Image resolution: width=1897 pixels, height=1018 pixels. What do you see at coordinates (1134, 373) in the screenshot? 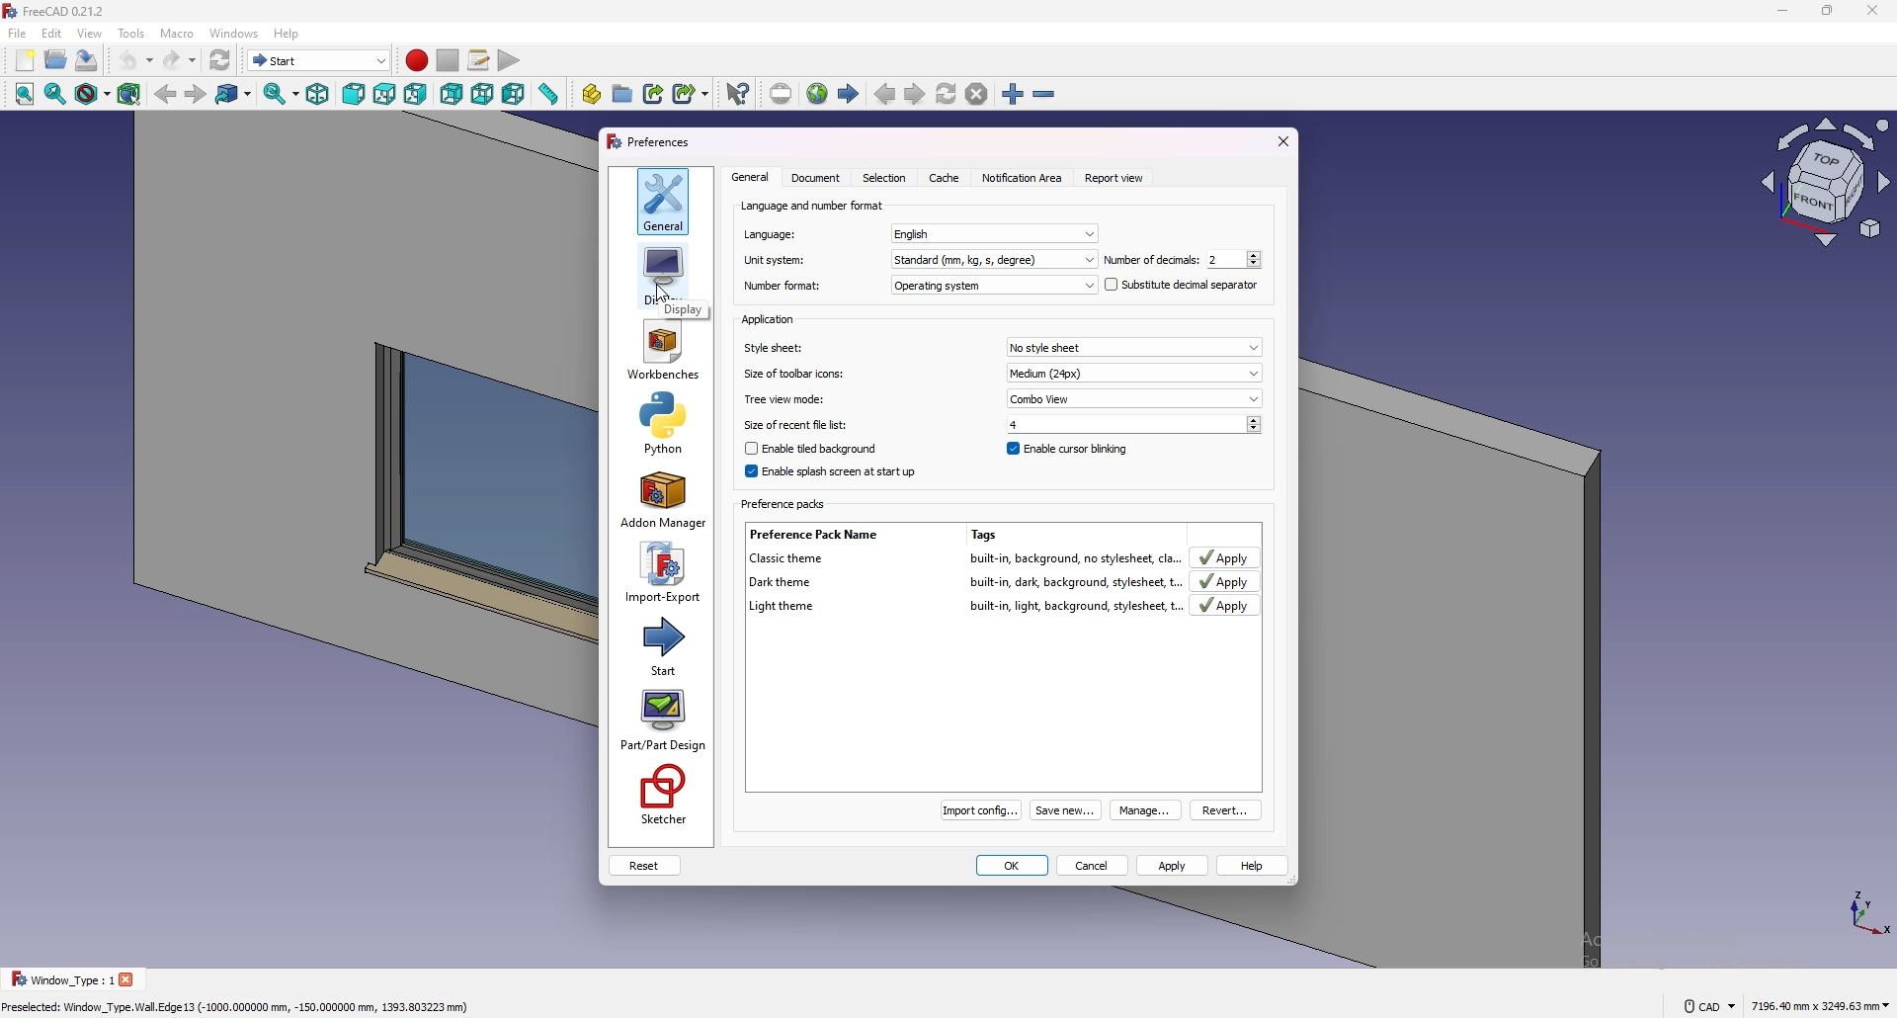
I see `Medium (24px) ` at bounding box center [1134, 373].